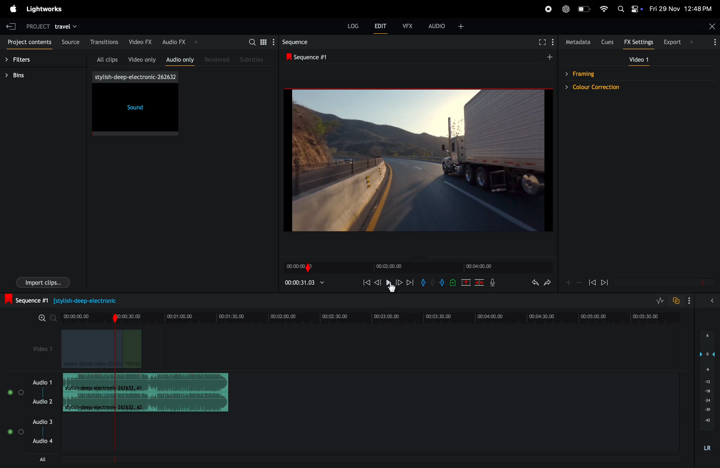 This screenshot has height=468, width=720. I want to click on zoom in, so click(569, 282).